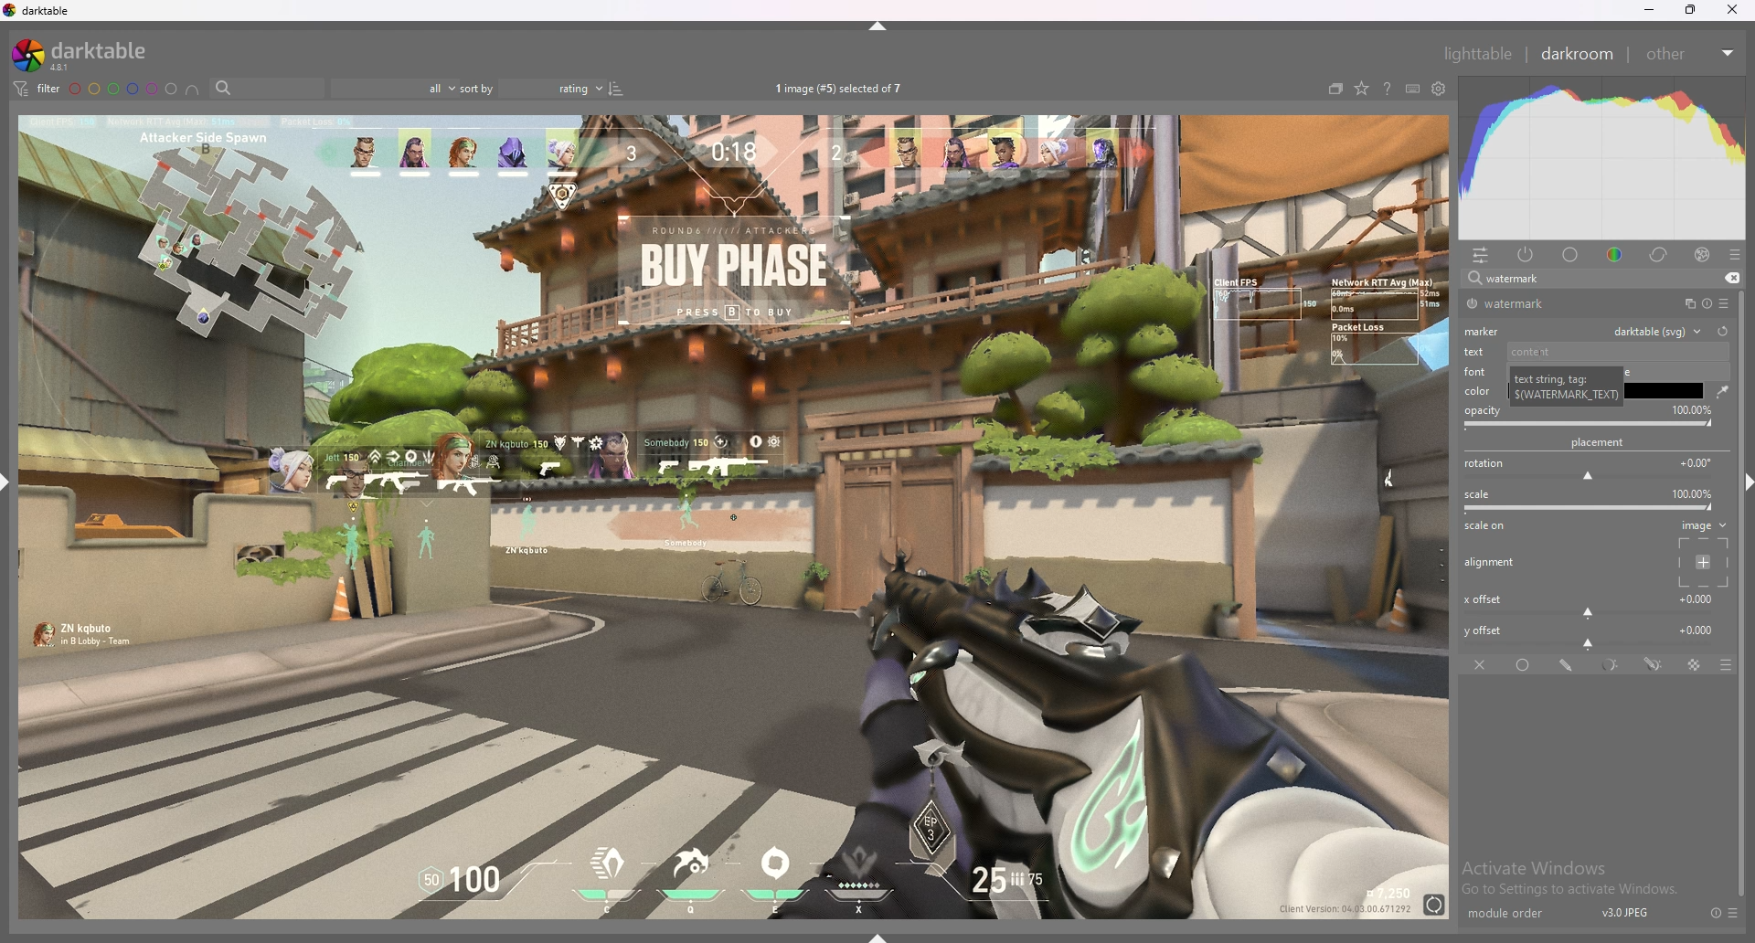 The height and width of the screenshot is (943, 1755). I want to click on sort by, so click(530, 89).